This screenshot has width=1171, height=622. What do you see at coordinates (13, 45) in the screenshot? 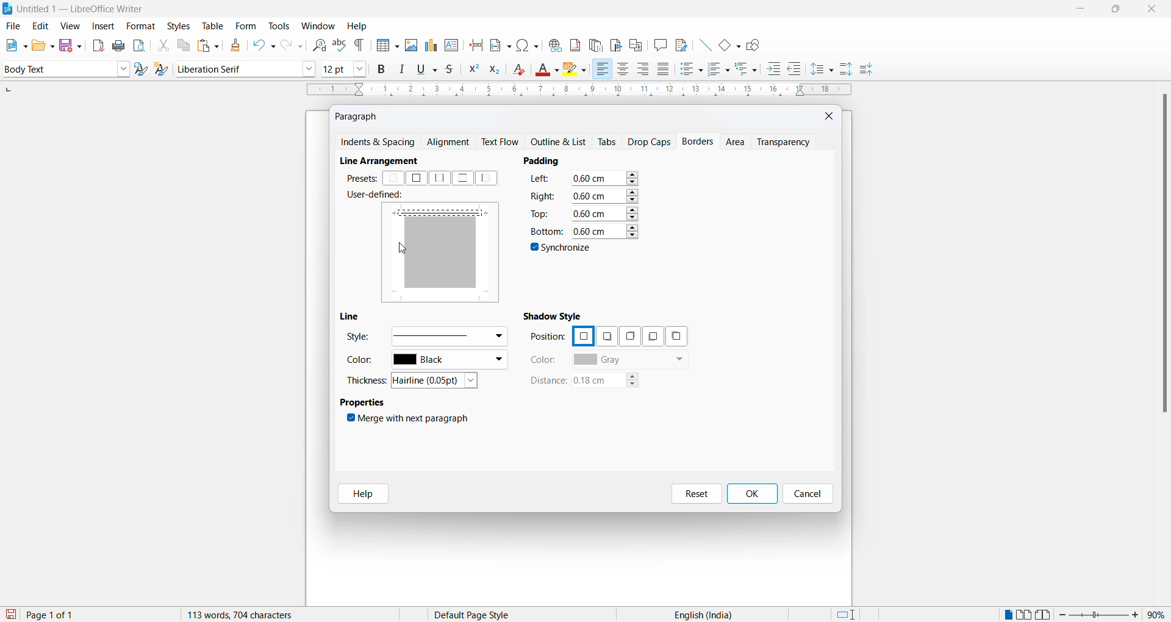
I see `new file options` at bounding box center [13, 45].